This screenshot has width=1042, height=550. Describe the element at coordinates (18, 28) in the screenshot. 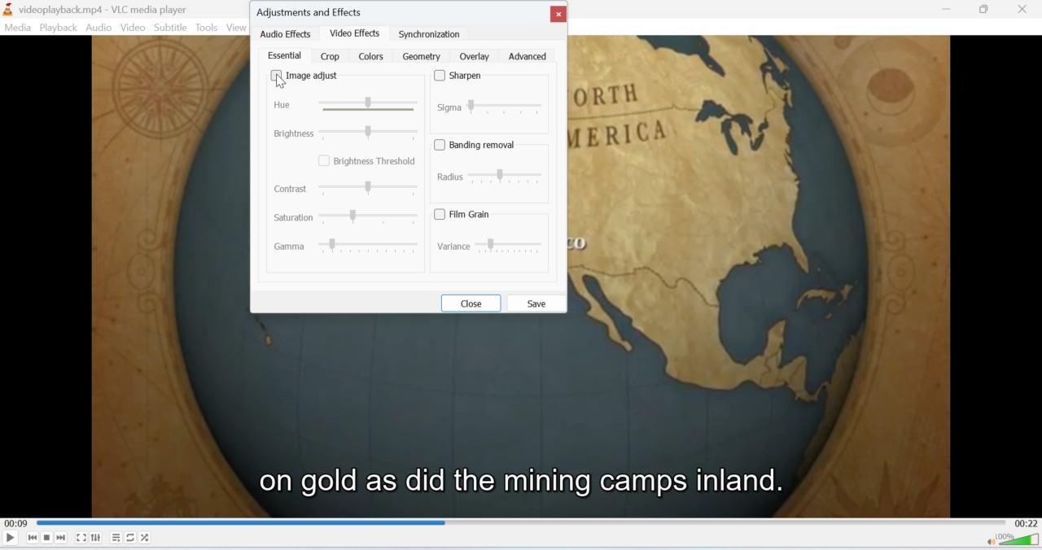

I see `Media` at that location.